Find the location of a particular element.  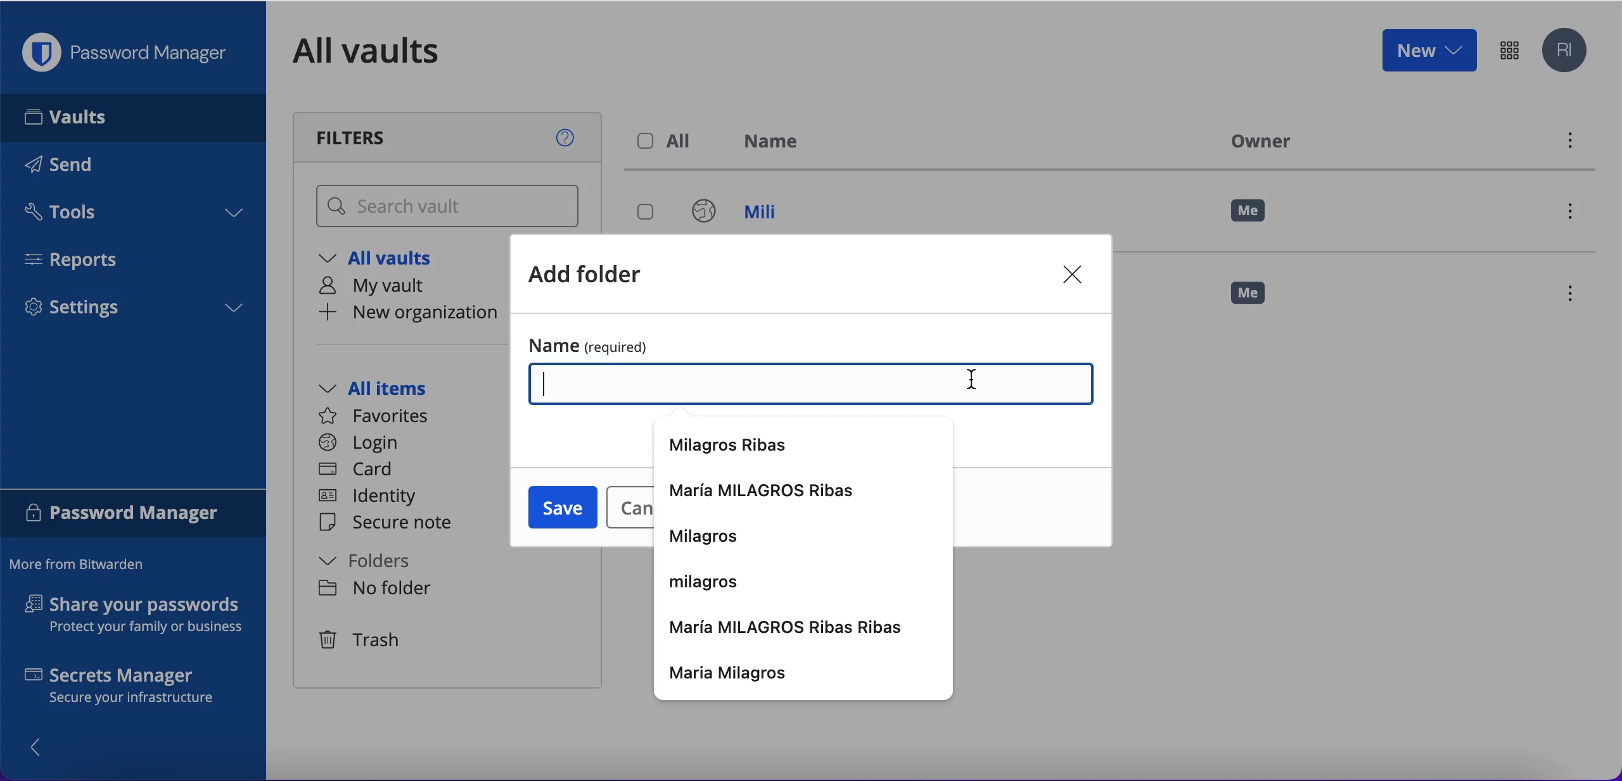

mili is located at coordinates (747, 215).